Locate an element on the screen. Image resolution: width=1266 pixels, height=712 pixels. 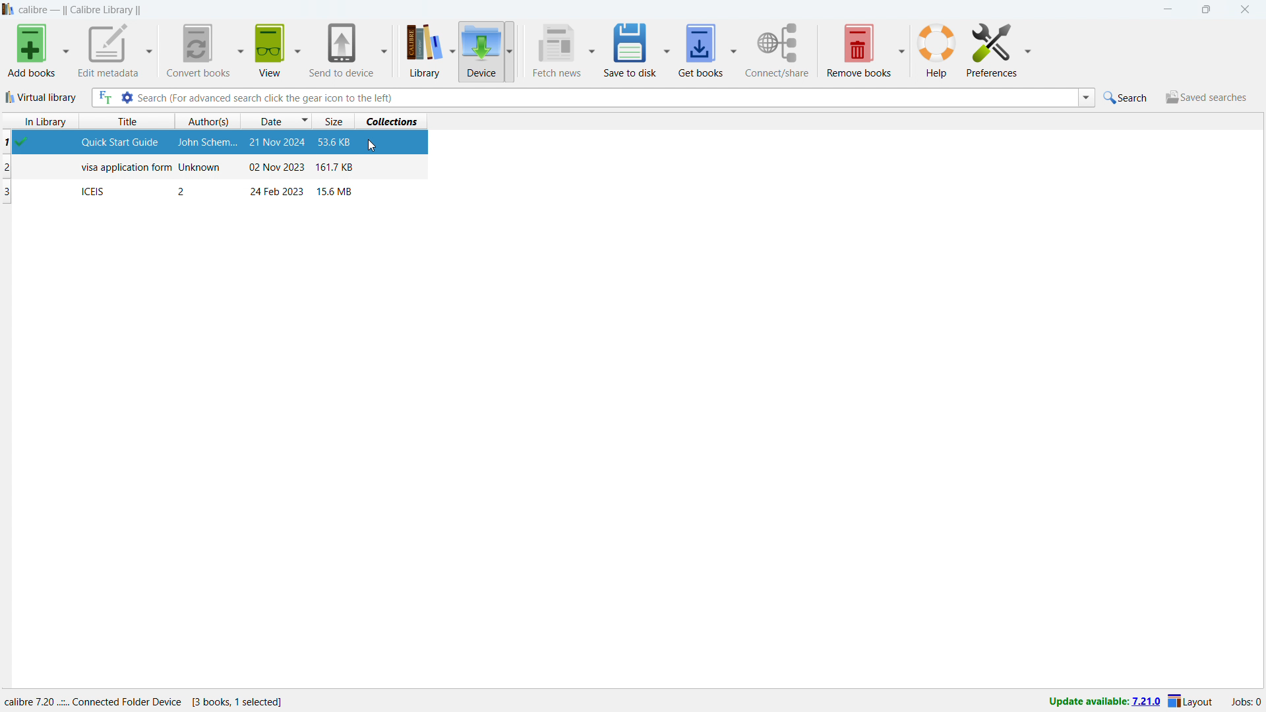
connect/share is located at coordinates (777, 50).